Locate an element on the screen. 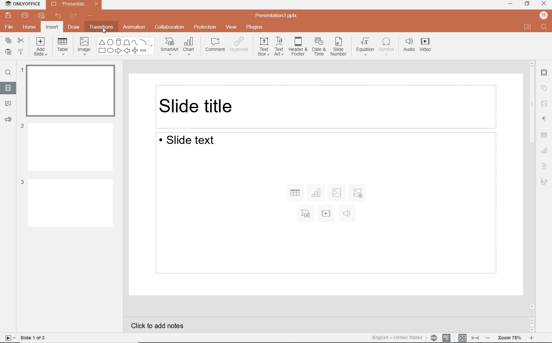  save is located at coordinates (8, 15).